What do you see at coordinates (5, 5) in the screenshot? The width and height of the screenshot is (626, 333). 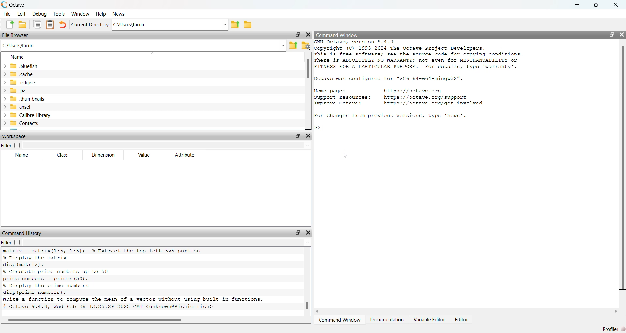 I see `logo` at bounding box center [5, 5].